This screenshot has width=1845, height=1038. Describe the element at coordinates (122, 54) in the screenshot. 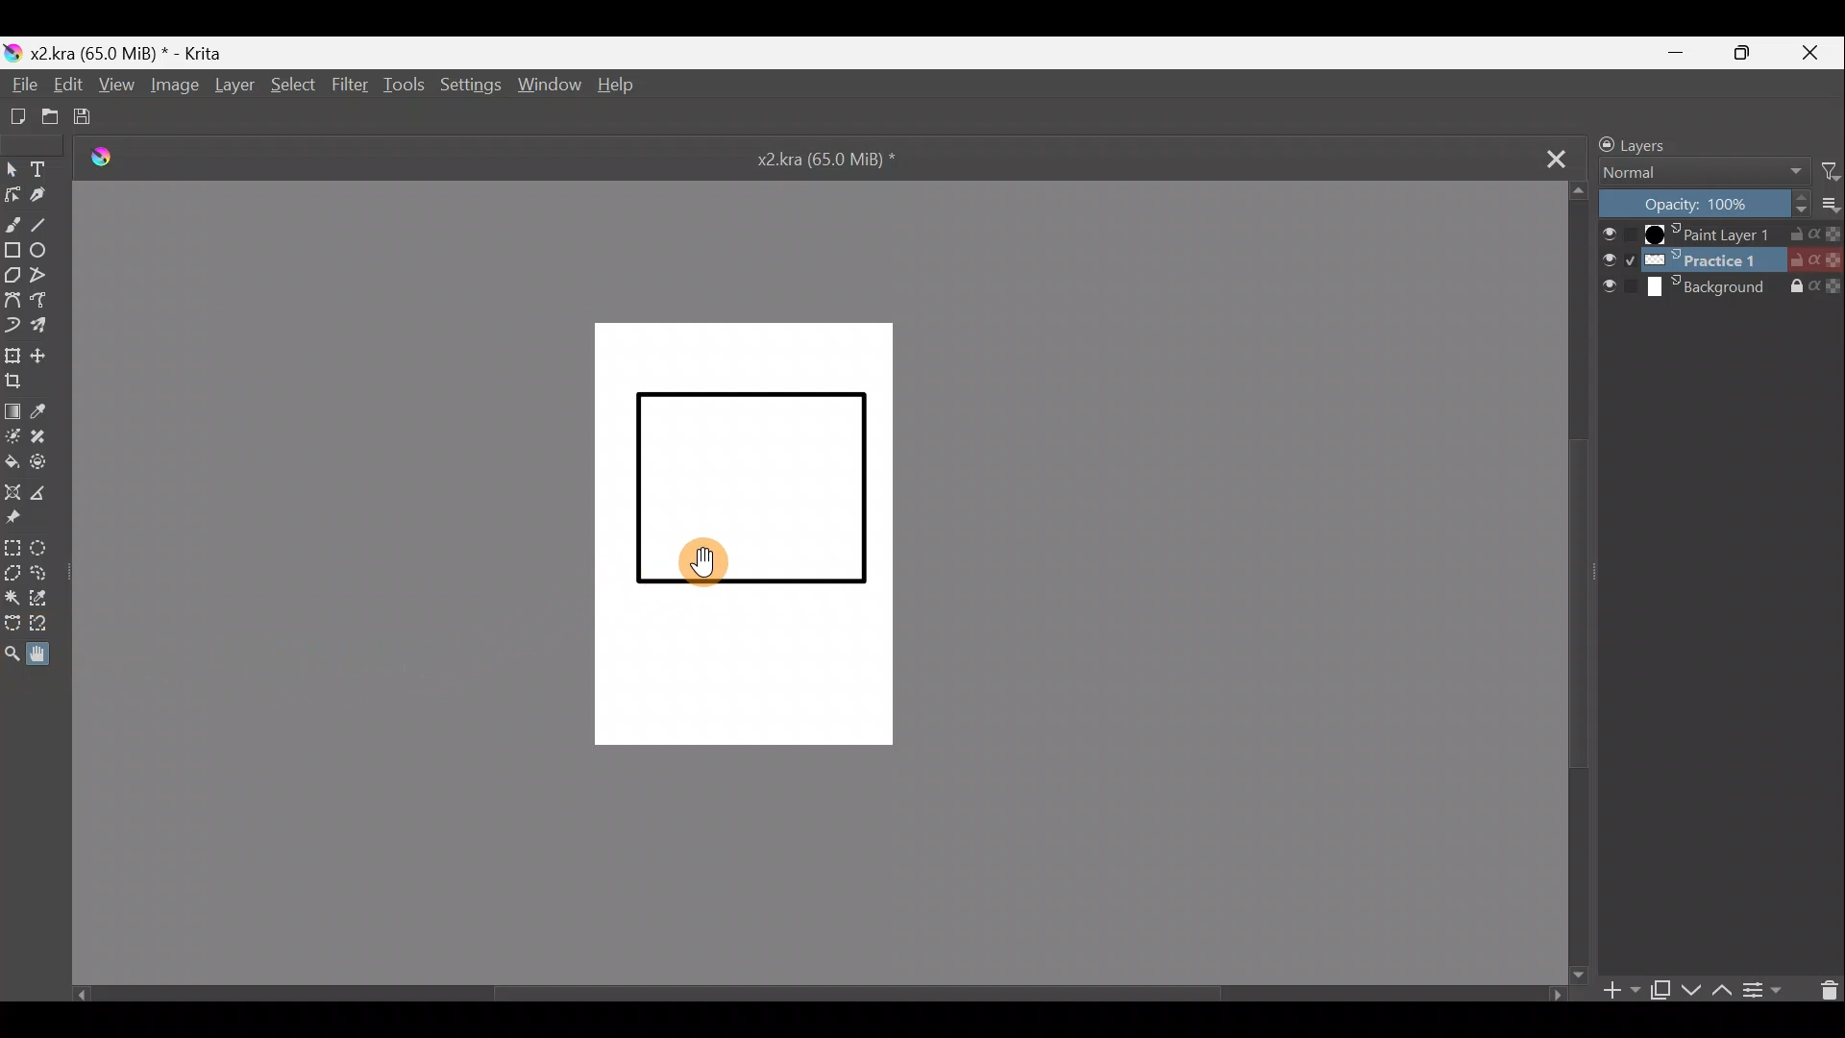

I see `) x2kra (65.0 MiB) * - Krita` at that location.